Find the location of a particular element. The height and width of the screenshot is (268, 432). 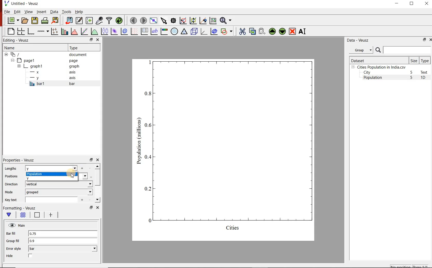

click to recenter graph axes is located at coordinates (203, 21).